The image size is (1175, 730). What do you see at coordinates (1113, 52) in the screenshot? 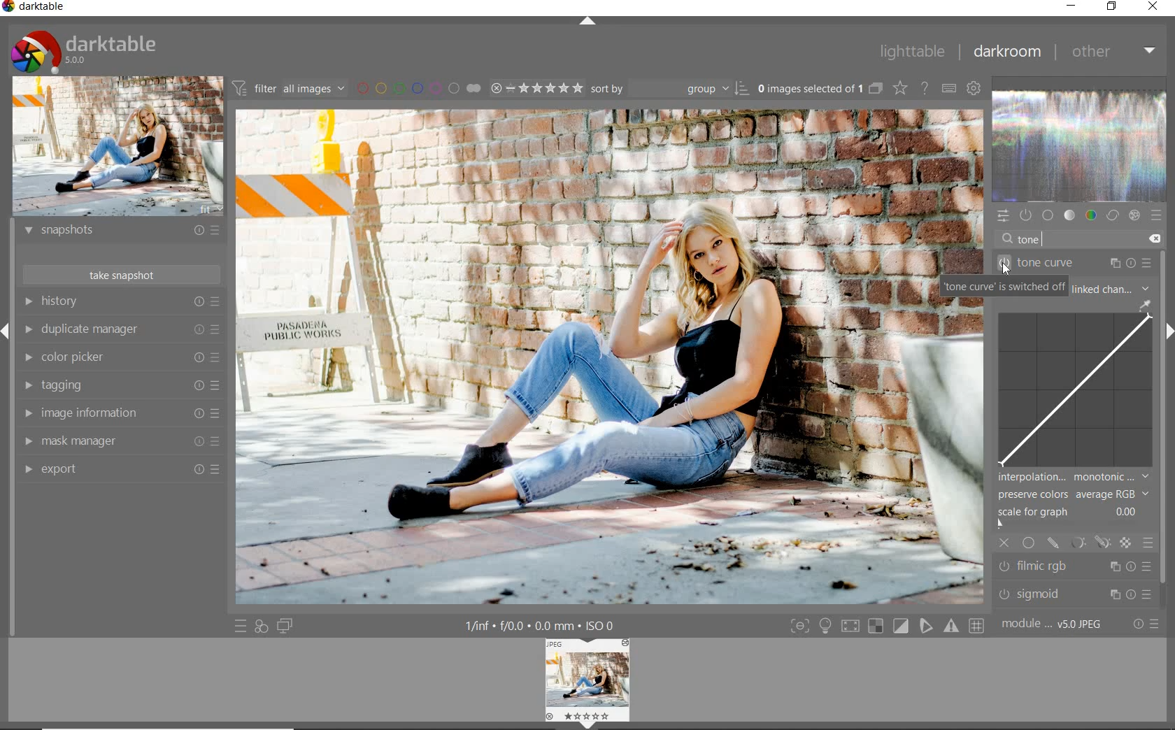
I see `other` at bounding box center [1113, 52].